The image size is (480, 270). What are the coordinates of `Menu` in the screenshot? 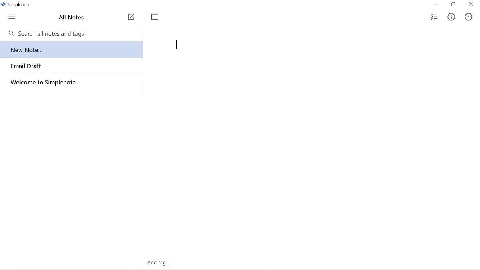 It's located at (13, 17).